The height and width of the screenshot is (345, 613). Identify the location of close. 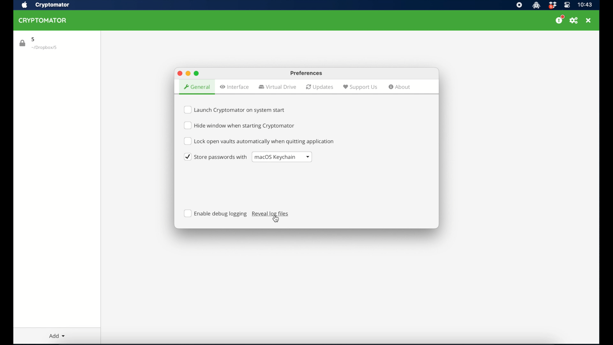
(180, 73).